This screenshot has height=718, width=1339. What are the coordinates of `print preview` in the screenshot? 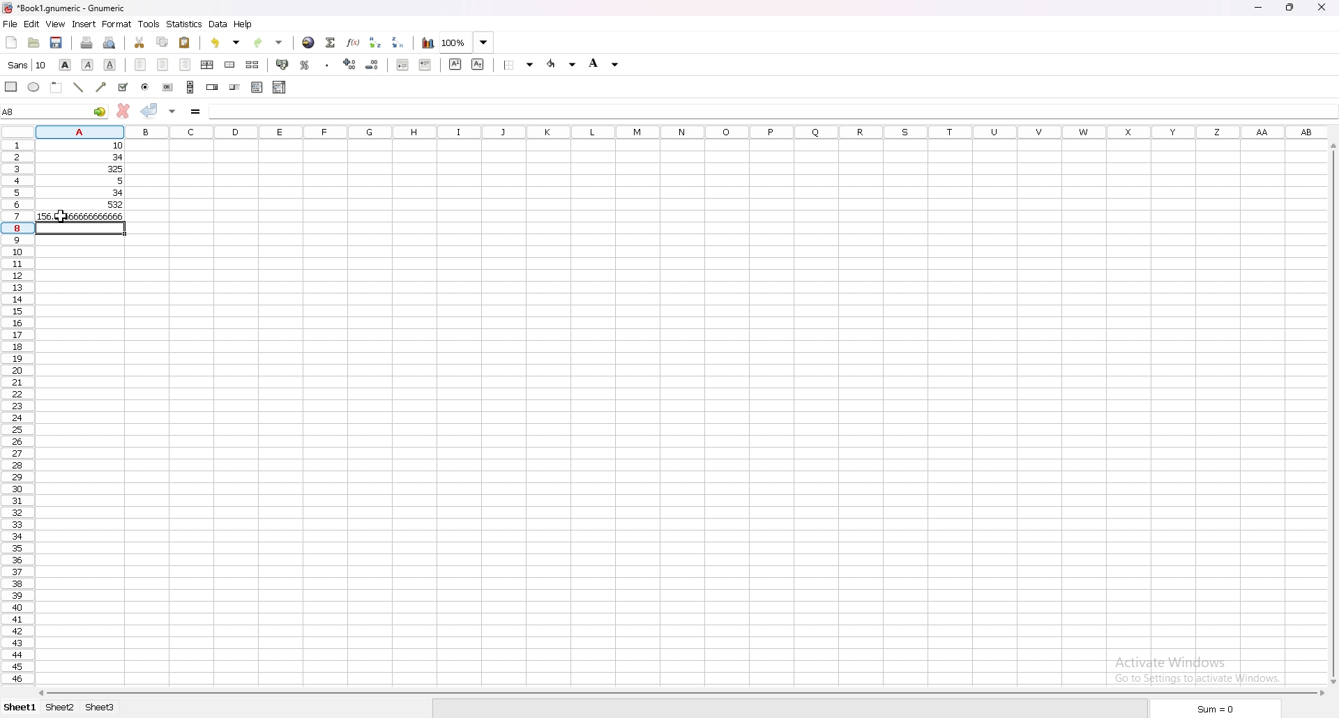 It's located at (110, 43).